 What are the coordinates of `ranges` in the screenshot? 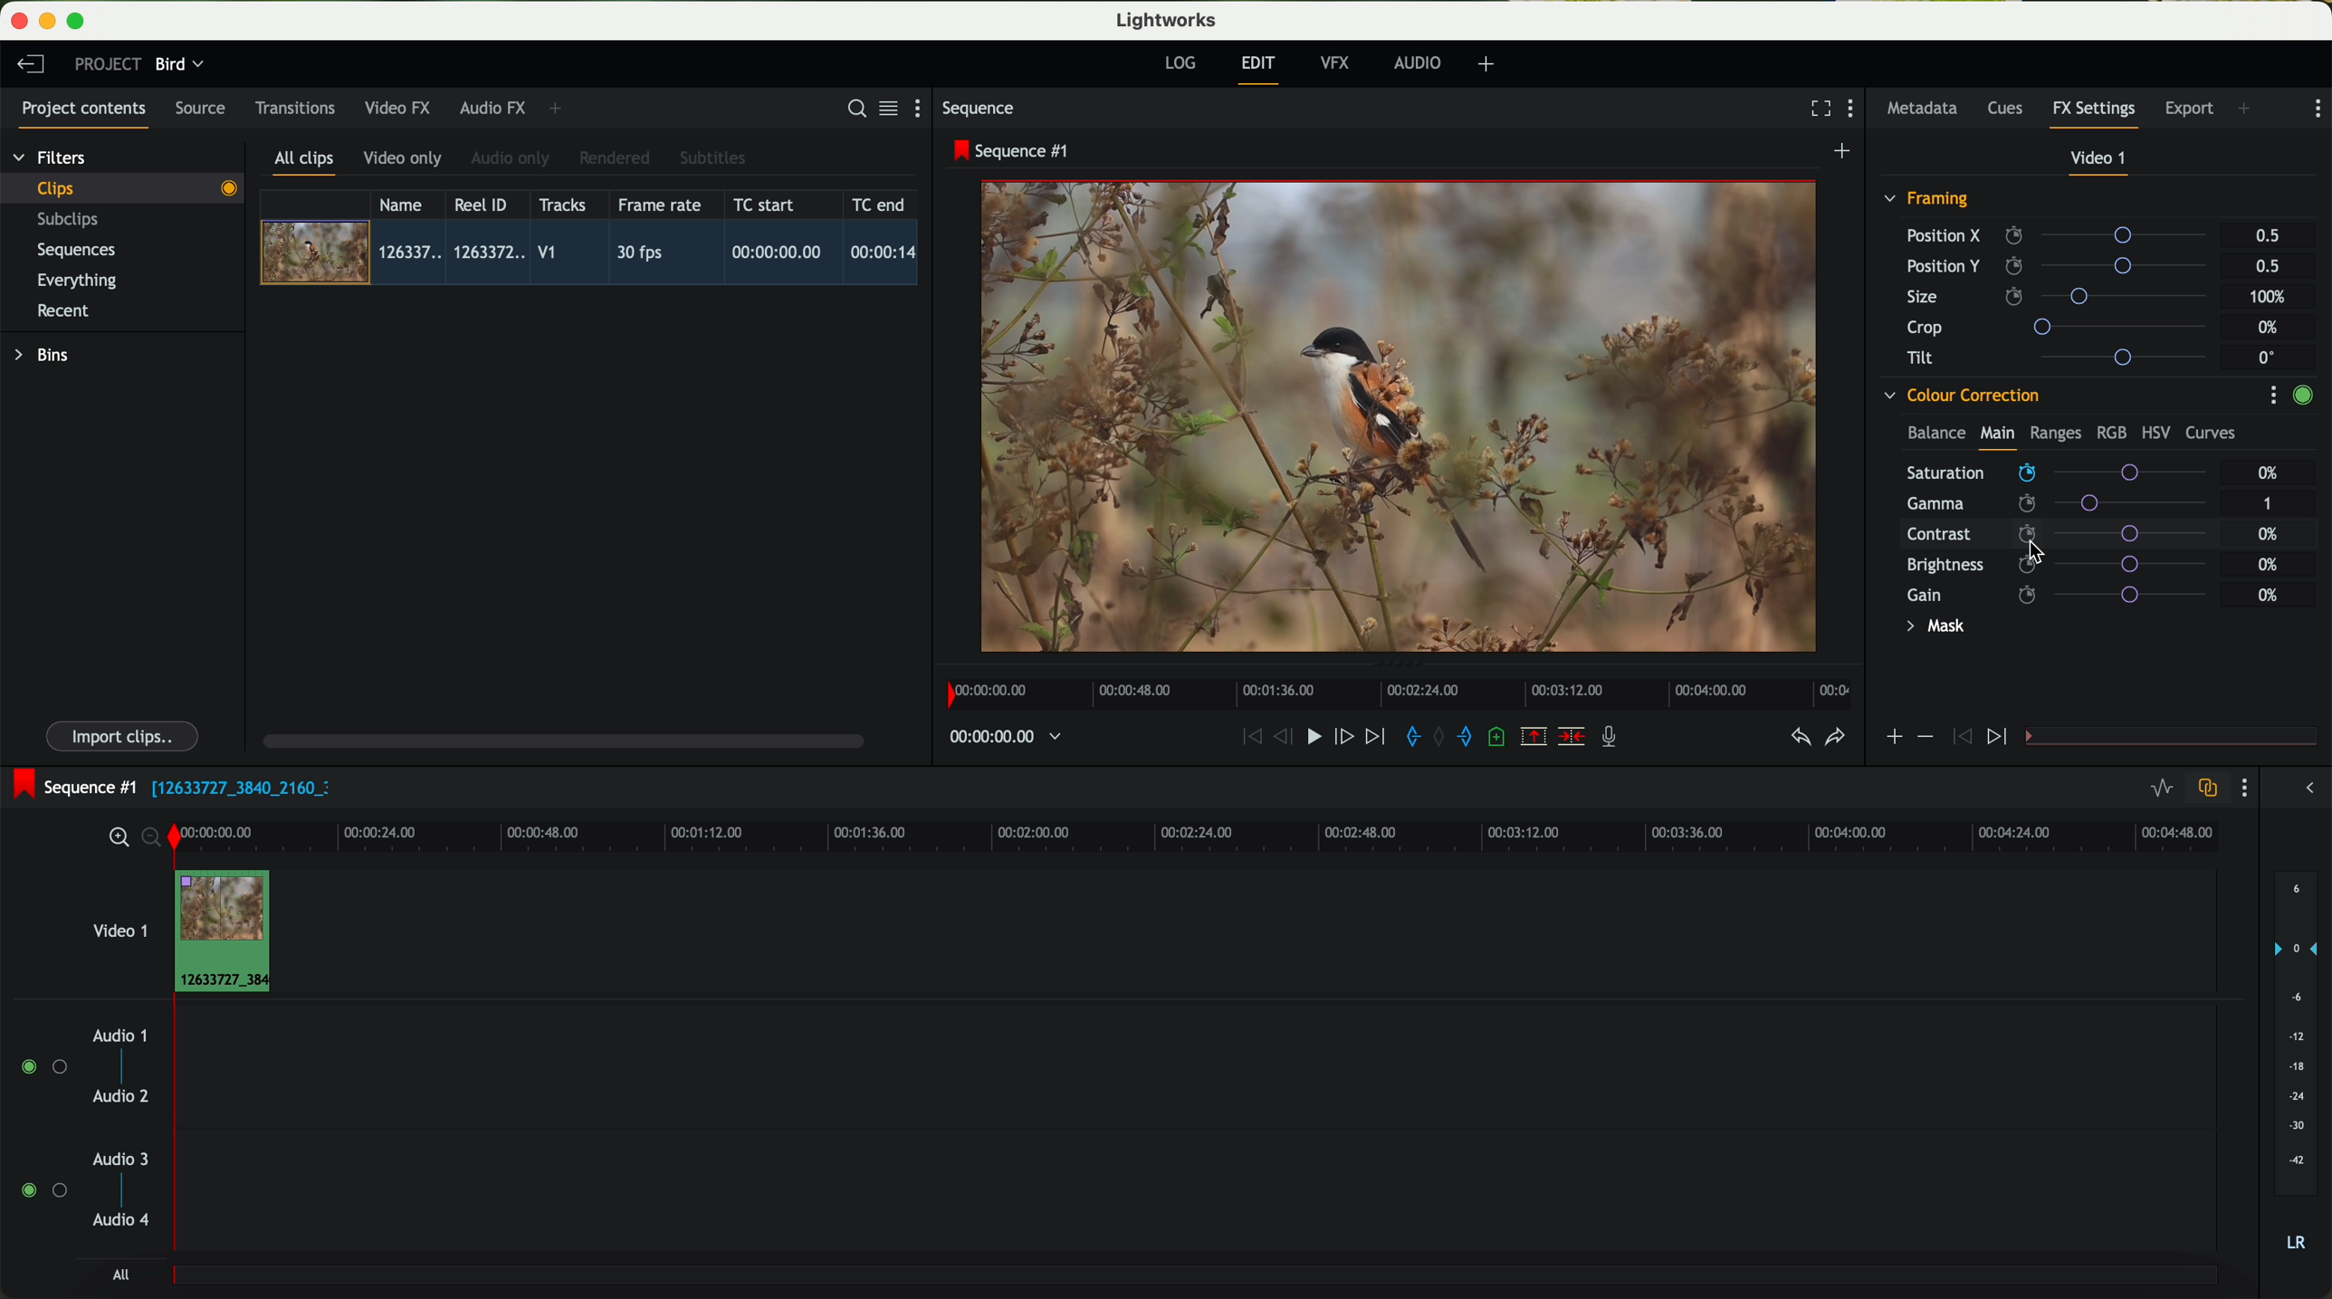 It's located at (2055, 432).